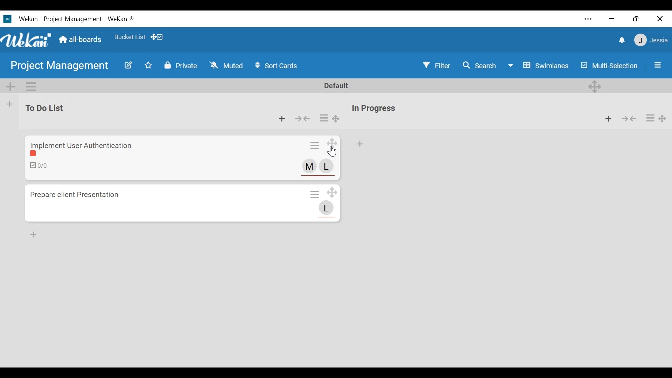 This screenshot has height=378, width=672. Describe the element at coordinates (283, 119) in the screenshot. I see `Add card to top of the list` at that location.